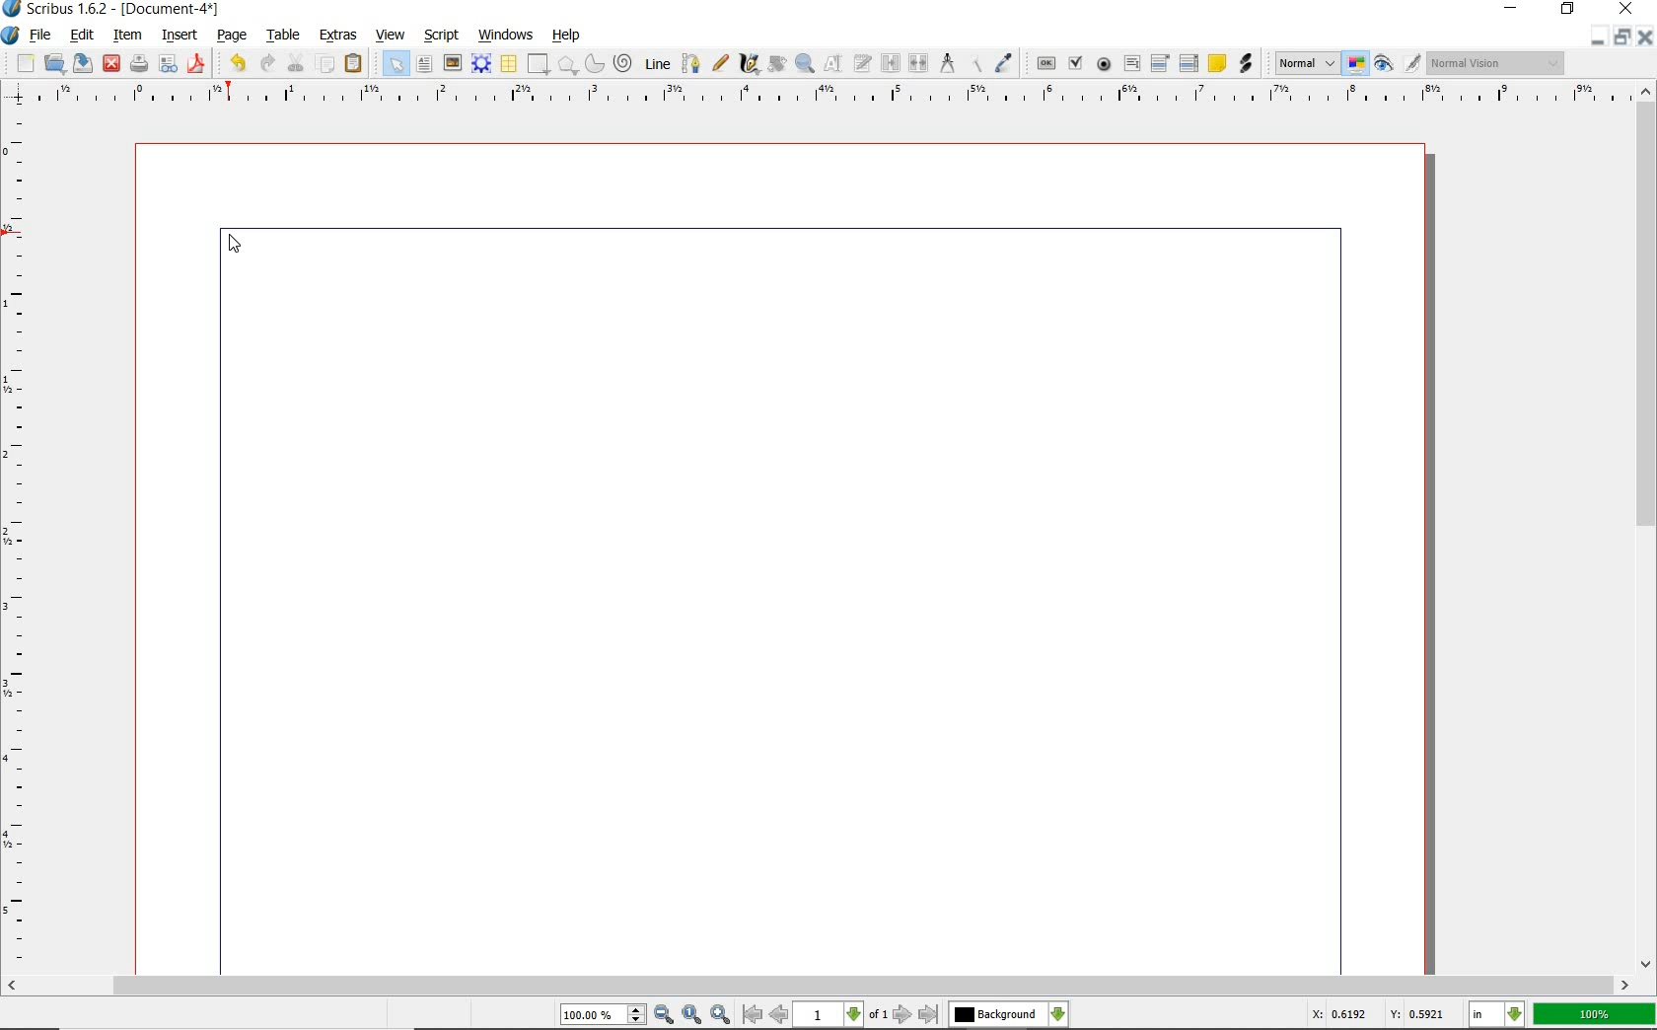 The image size is (1657, 1030). What do you see at coordinates (539, 65) in the screenshot?
I see `shape` at bounding box center [539, 65].